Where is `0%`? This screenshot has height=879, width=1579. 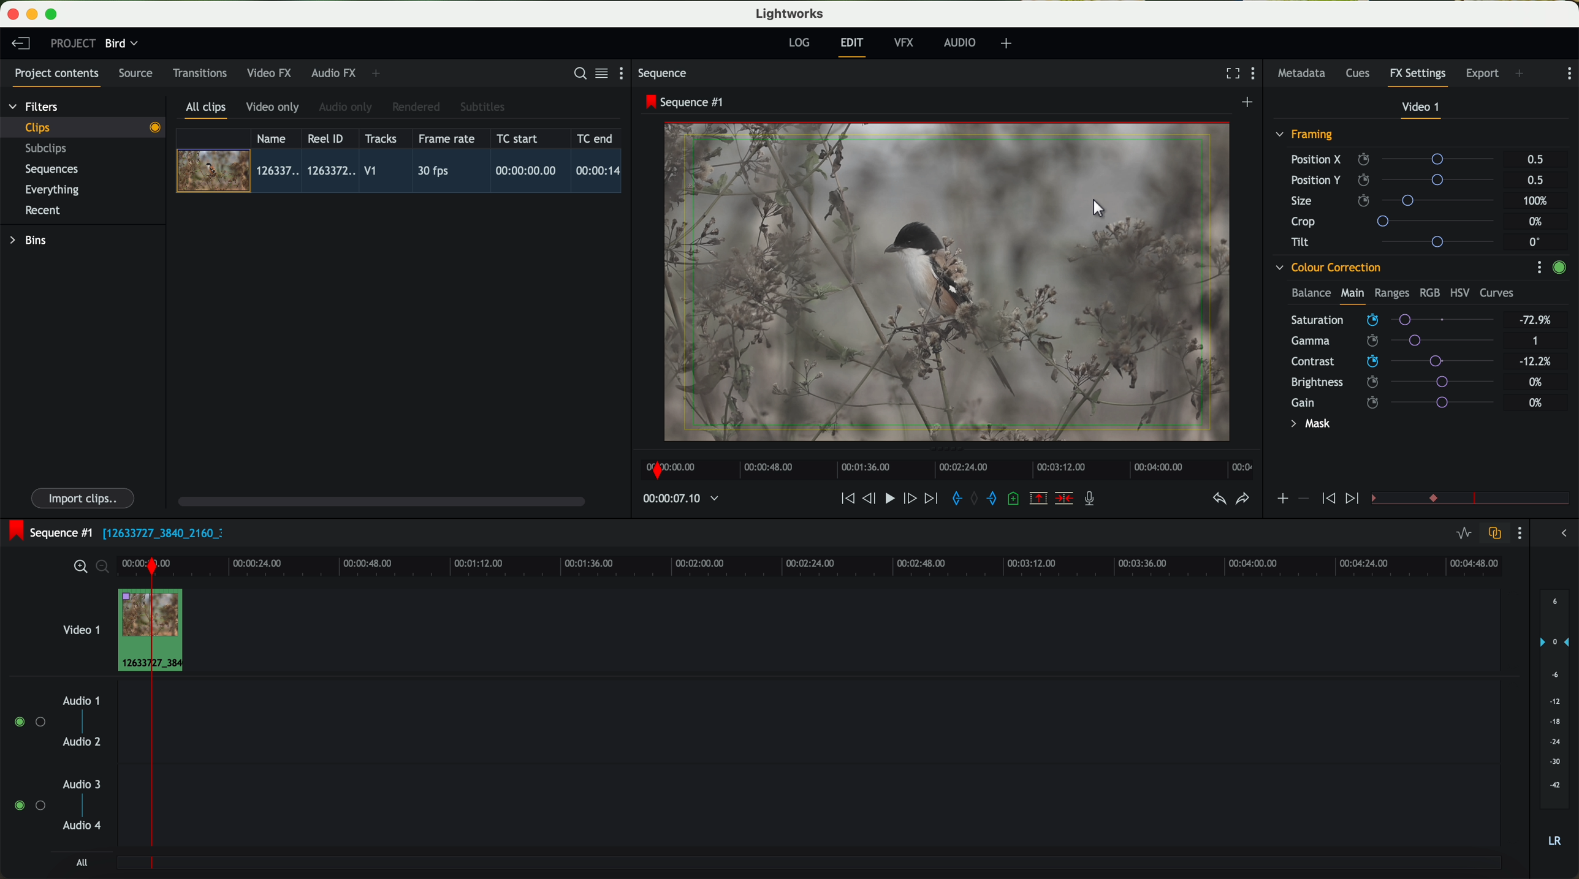
0% is located at coordinates (1536, 380).